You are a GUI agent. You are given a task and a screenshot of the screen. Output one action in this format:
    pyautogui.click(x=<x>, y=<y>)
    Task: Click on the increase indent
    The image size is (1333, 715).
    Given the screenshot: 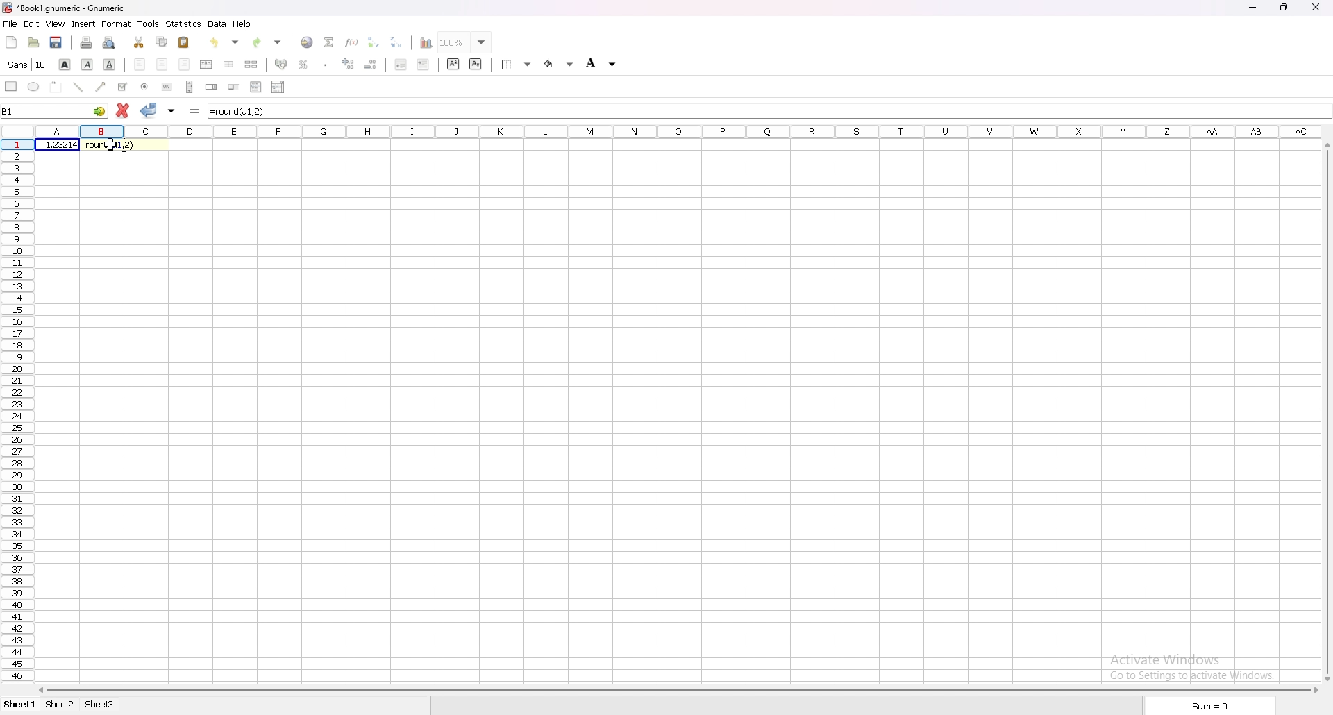 What is the action you would take?
    pyautogui.click(x=424, y=65)
    